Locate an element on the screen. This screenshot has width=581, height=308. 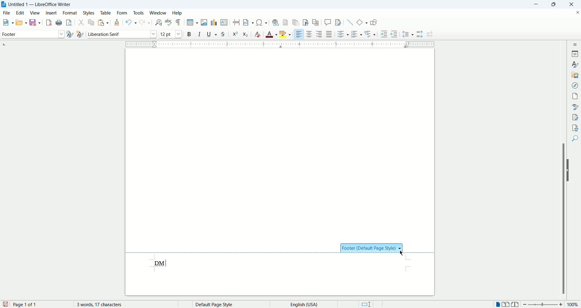
insert chart is located at coordinates (213, 22).